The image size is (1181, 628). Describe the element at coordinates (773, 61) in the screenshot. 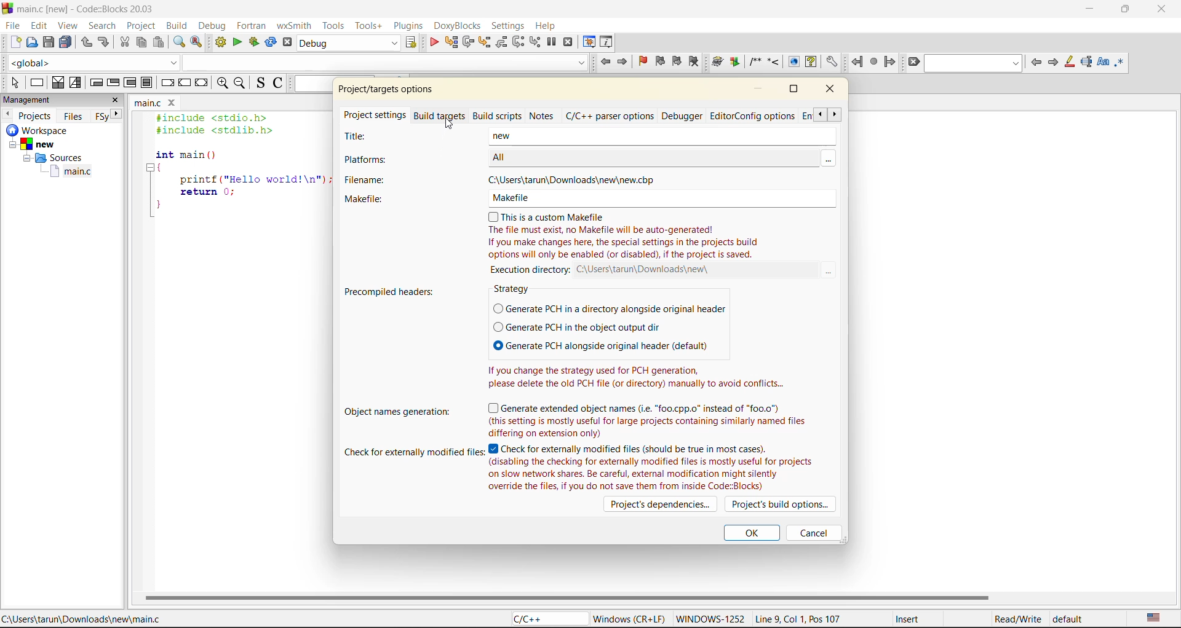

I see `Insert a line comment at the current cursor position` at that location.